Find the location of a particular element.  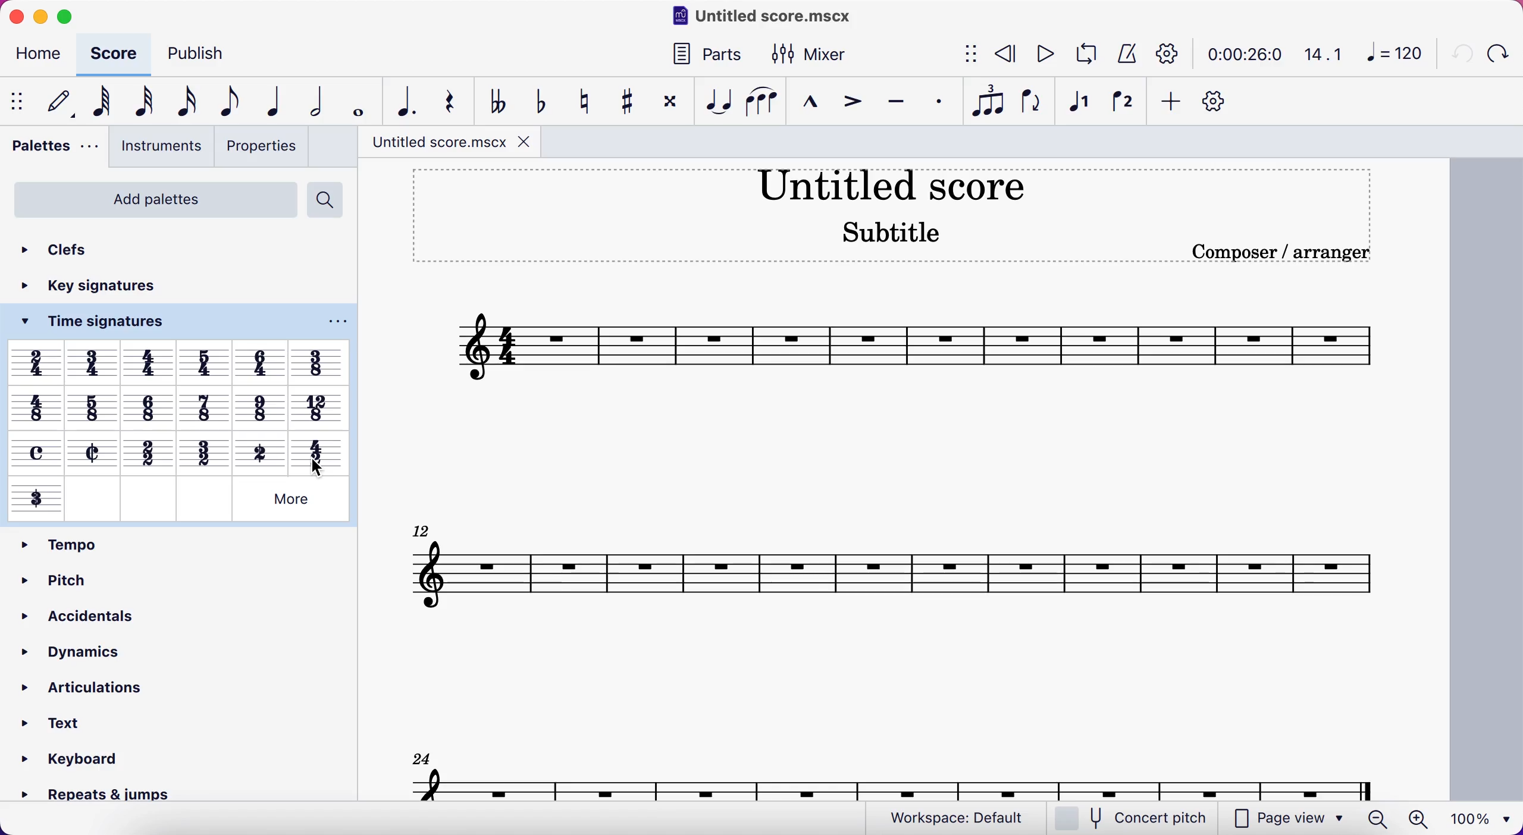

 is located at coordinates (259, 404).